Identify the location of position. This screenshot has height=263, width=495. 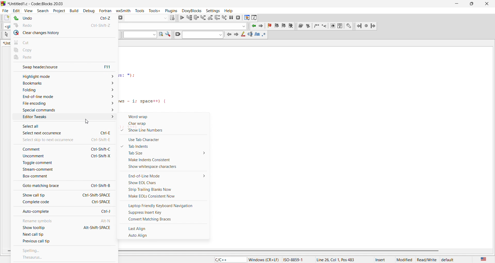
(340, 259).